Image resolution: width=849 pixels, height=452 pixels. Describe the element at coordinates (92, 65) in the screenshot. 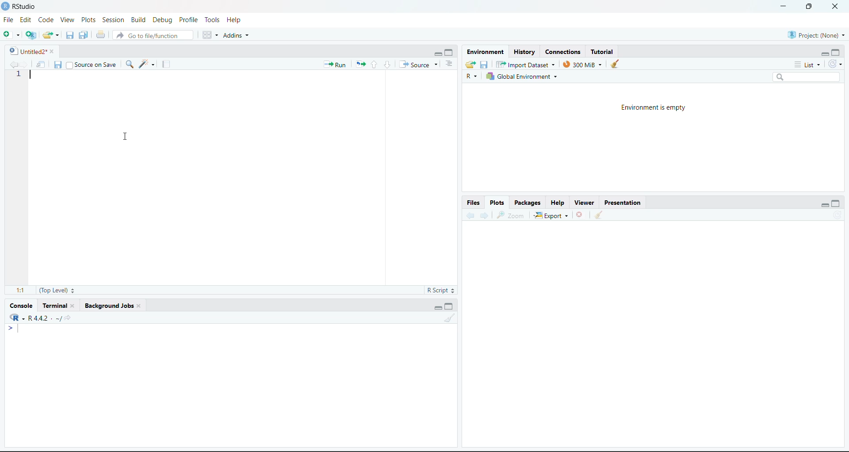

I see `Source on Save` at that location.